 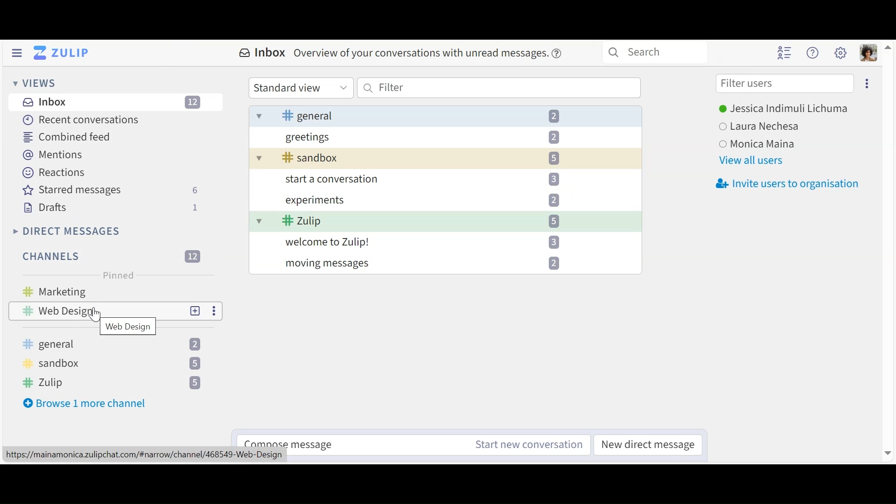 What do you see at coordinates (757, 144) in the screenshot?
I see `Monica Maina` at bounding box center [757, 144].